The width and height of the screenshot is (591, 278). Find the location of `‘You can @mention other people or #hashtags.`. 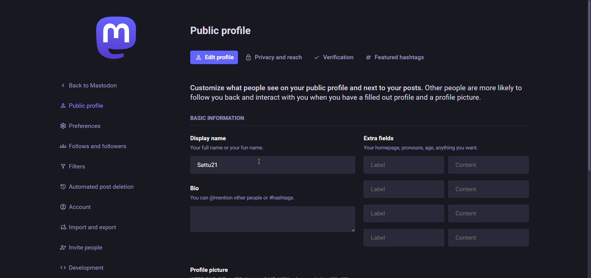

‘You can @mention other people or #hashtags. is located at coordinates (242, 199).